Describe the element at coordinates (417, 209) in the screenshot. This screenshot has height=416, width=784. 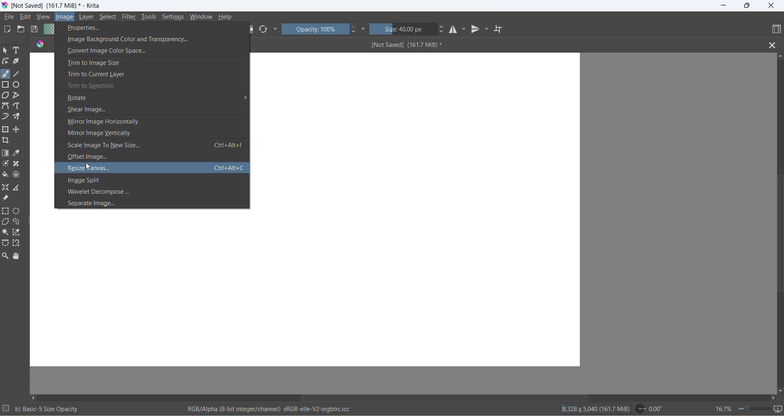
I see `canvas size` at that location.